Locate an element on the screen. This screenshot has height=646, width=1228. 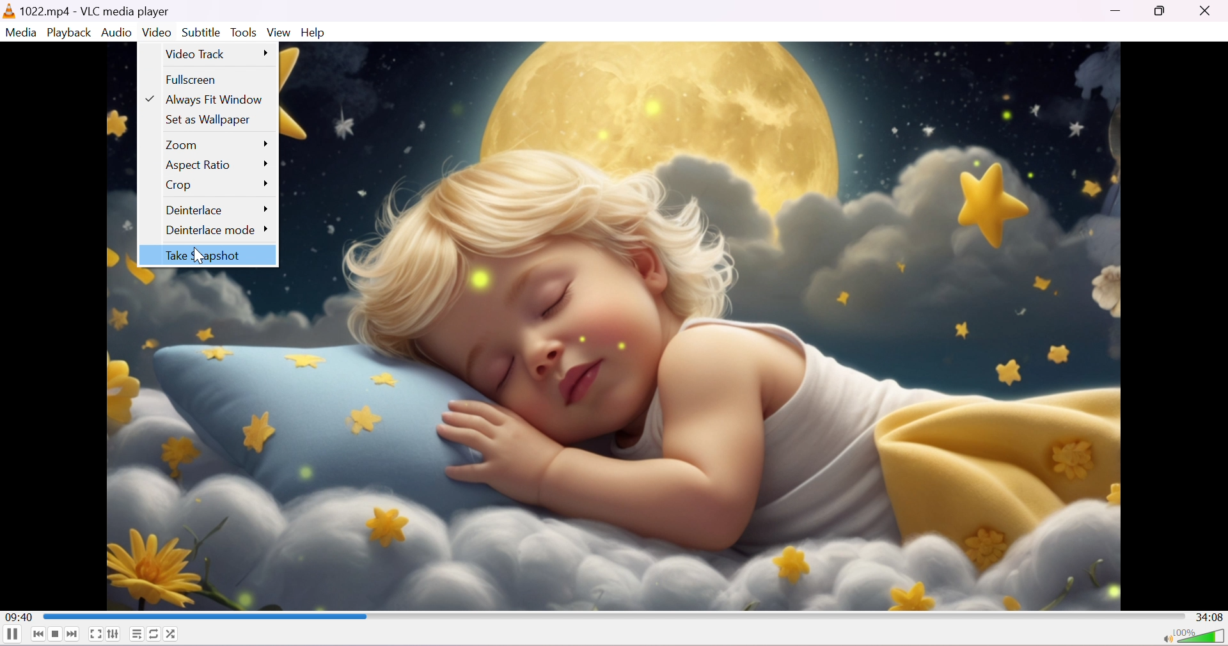
Arrow is located at coordinates (150, 98).